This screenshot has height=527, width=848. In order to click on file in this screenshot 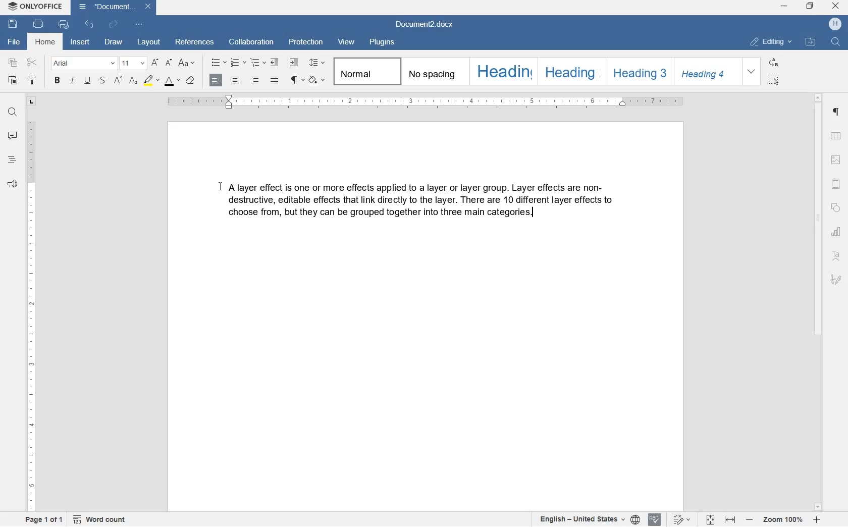, I will do `click(14, 42)`.